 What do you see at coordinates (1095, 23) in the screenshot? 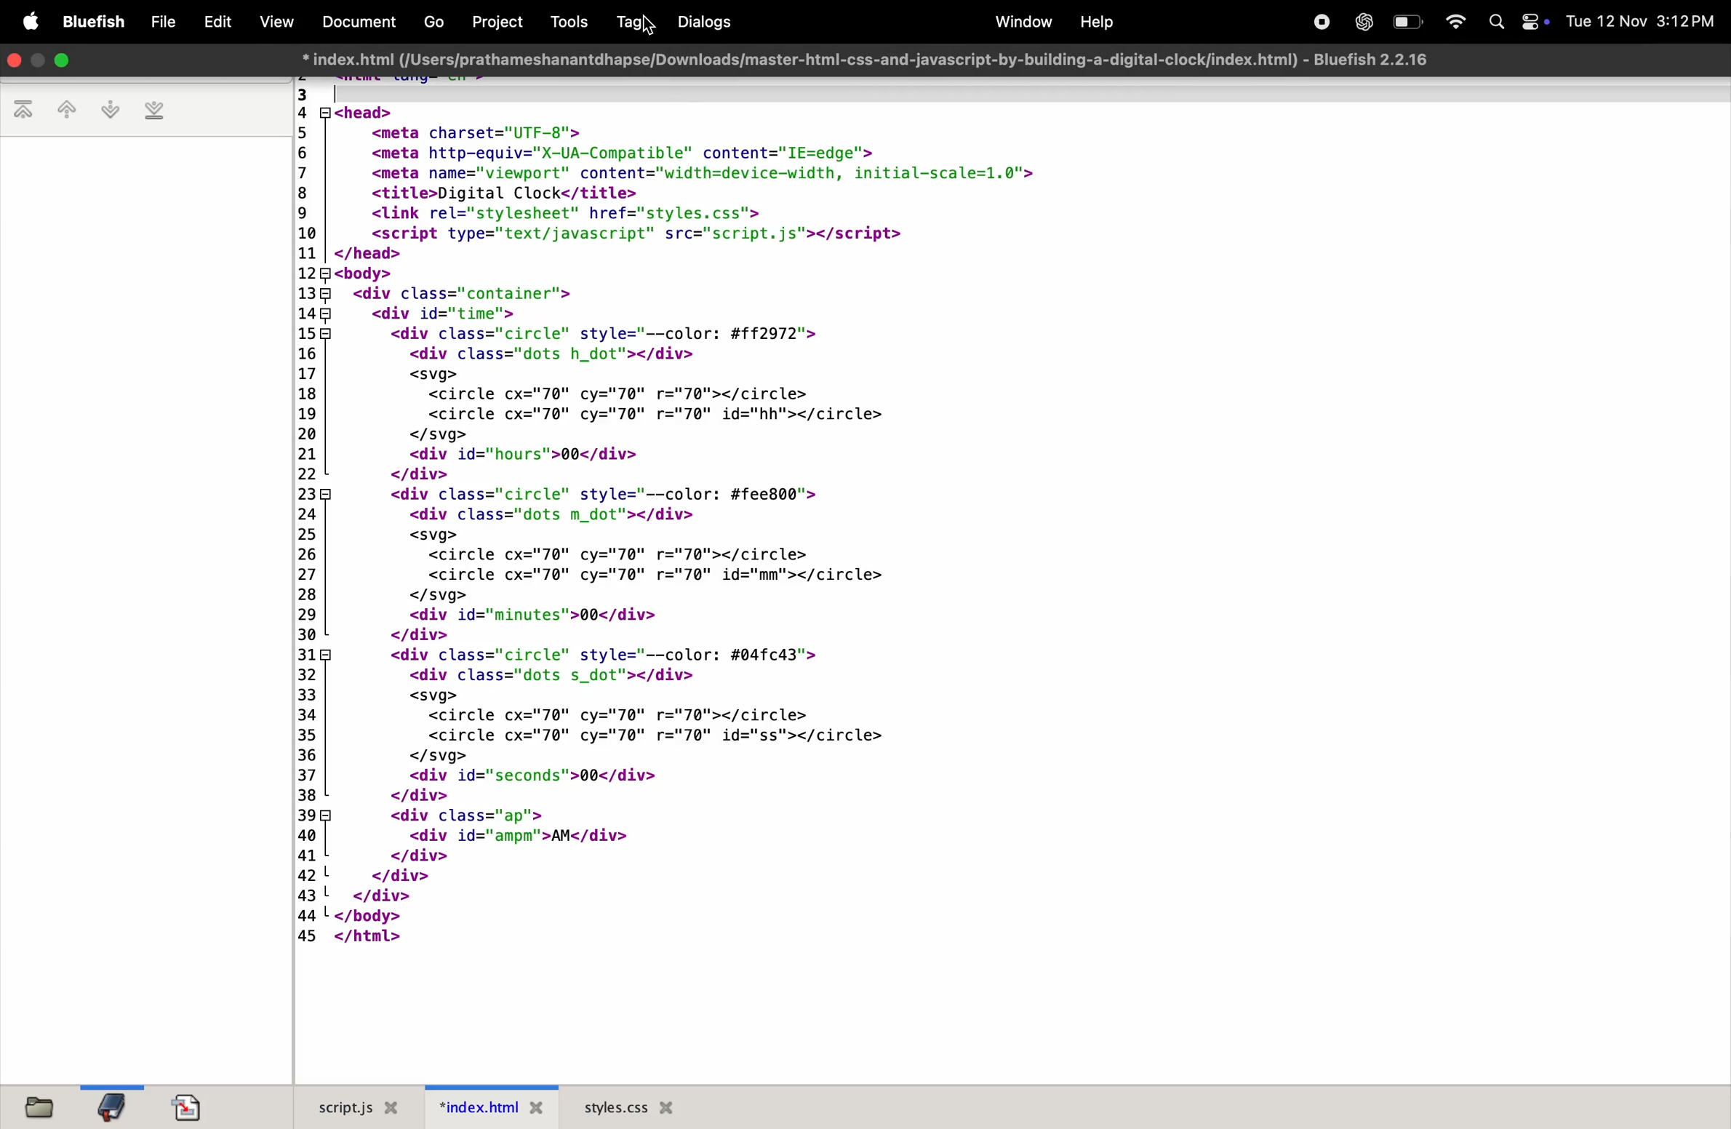
I see `help` at bounding box center [1095, 23].